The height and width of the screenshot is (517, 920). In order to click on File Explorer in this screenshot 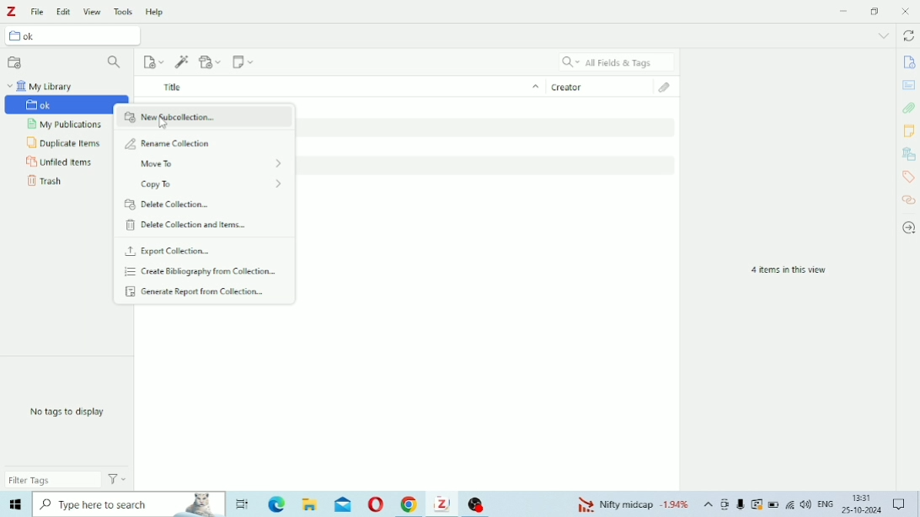, I will do `click(312, 504)`.